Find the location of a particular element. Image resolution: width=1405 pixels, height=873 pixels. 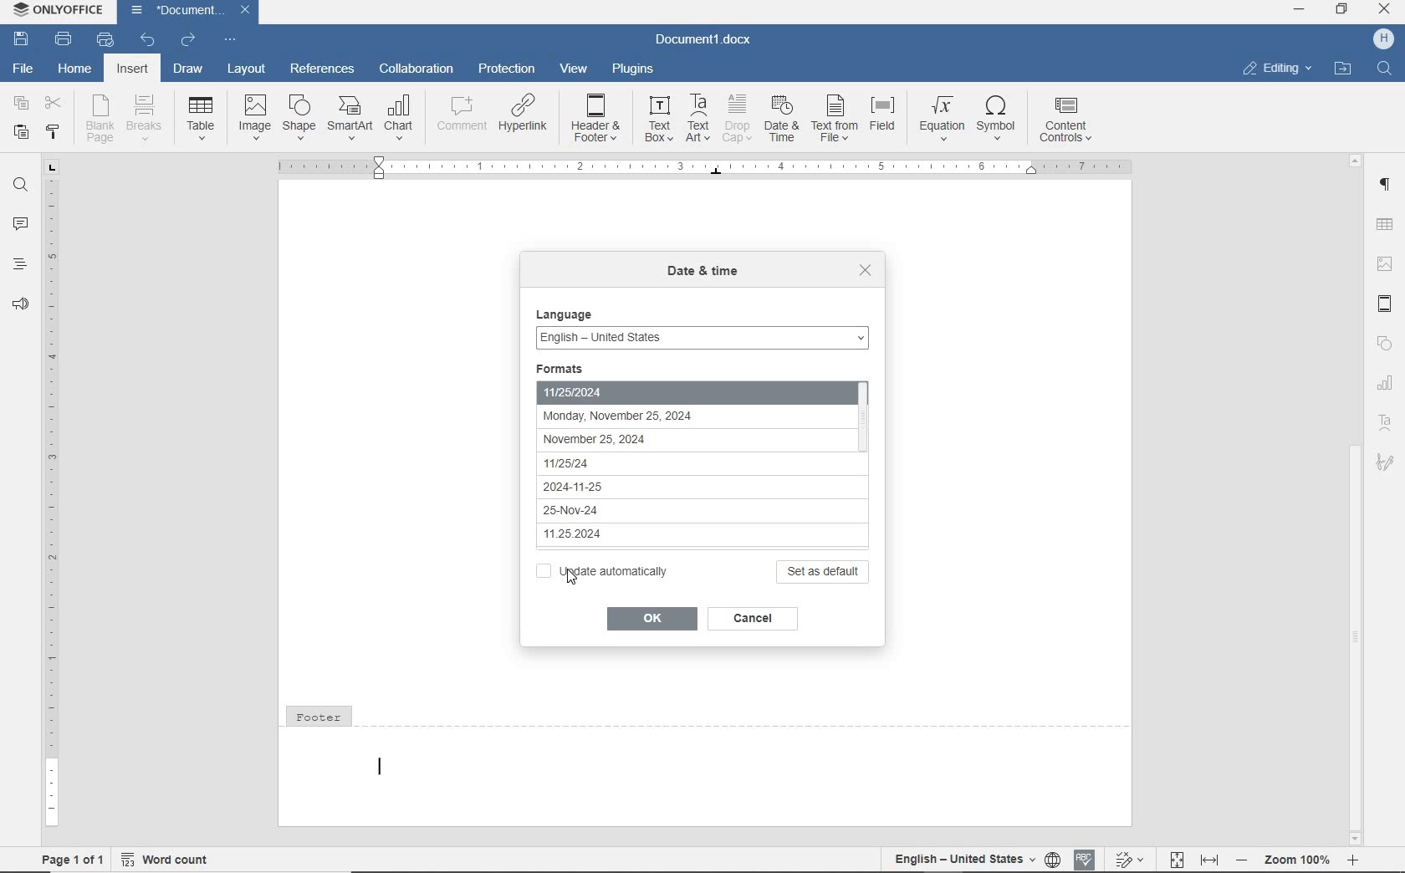

collaboration is located at coordinates (414, 70).